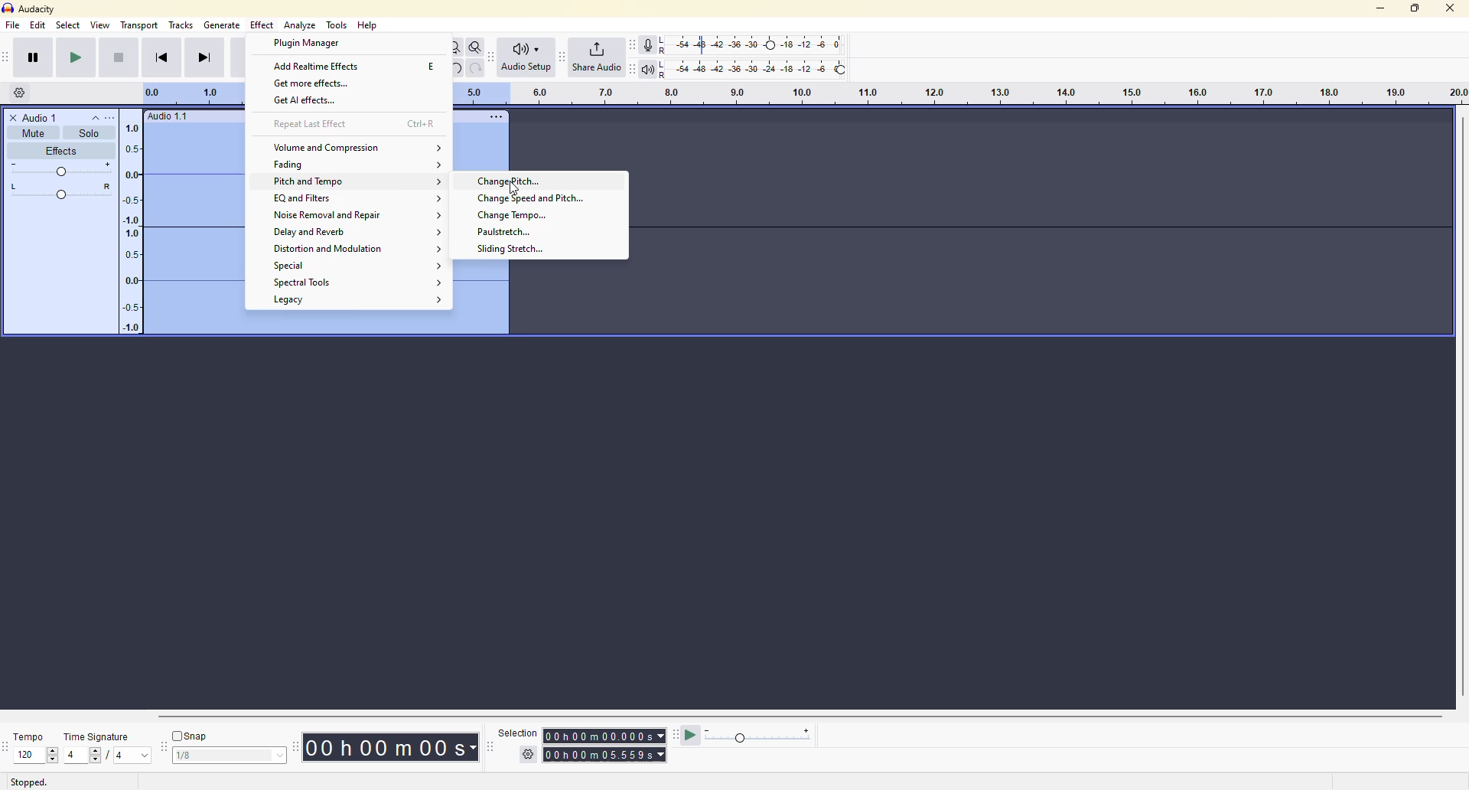  Describe the element at coordinates (263, 24) in the screenshot. I see `effect` at that location.